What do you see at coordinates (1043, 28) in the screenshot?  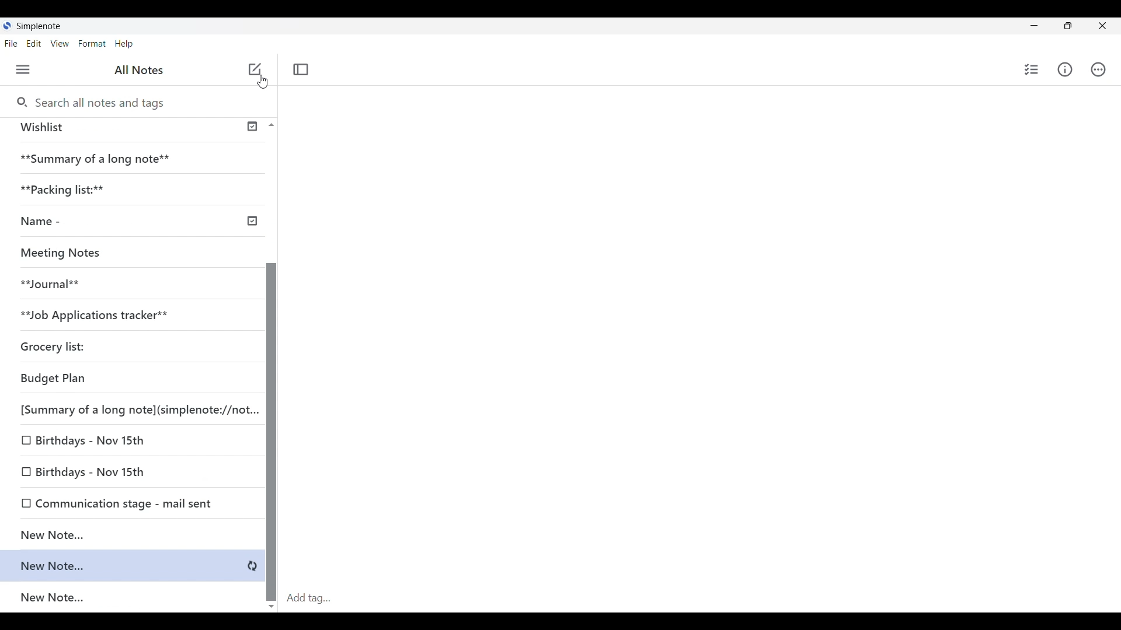 I see `minimize` at bounding box center [1043, 28].